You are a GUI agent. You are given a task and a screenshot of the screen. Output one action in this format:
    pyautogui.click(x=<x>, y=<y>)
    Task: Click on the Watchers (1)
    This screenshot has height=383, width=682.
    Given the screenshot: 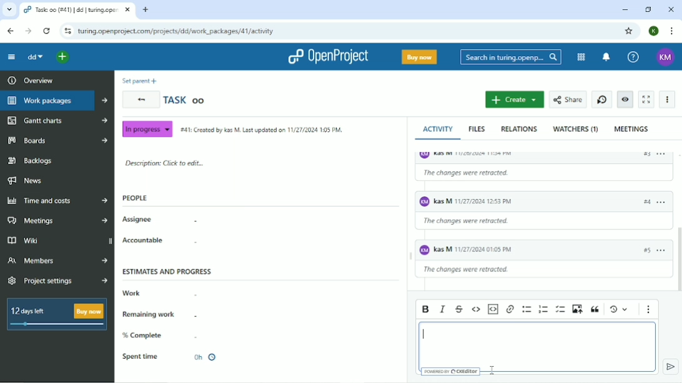 What is the action you would take?
    pyautogui.click(x=575, y=130)
    